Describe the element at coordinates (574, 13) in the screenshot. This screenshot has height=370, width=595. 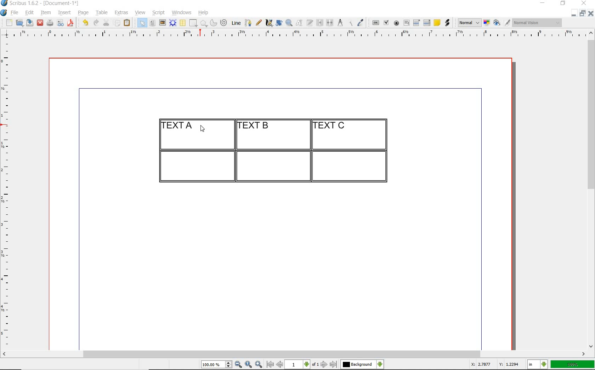
I see `minimize` at that location.